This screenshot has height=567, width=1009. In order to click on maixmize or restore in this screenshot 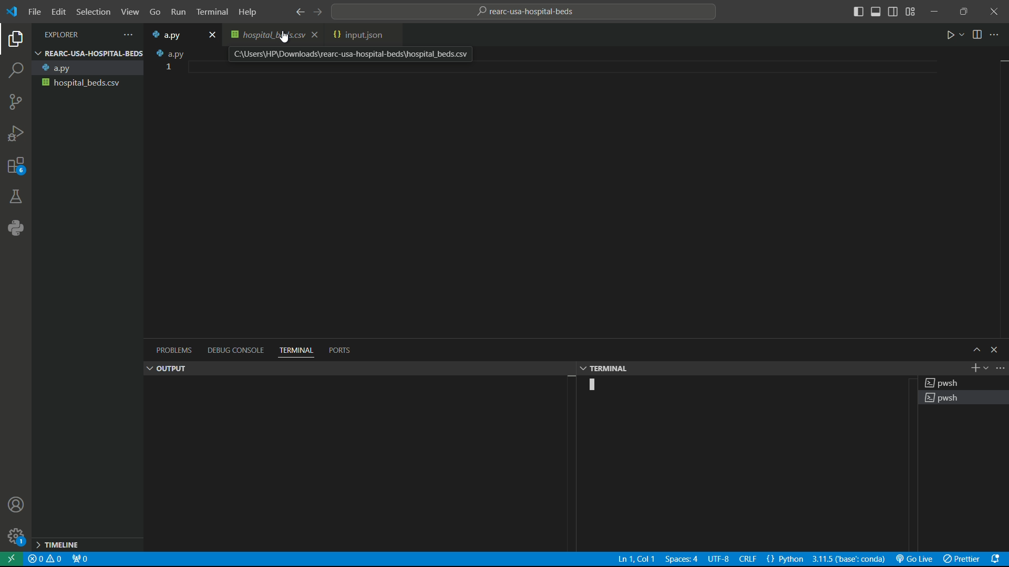, I will do `click(964, 12)`.